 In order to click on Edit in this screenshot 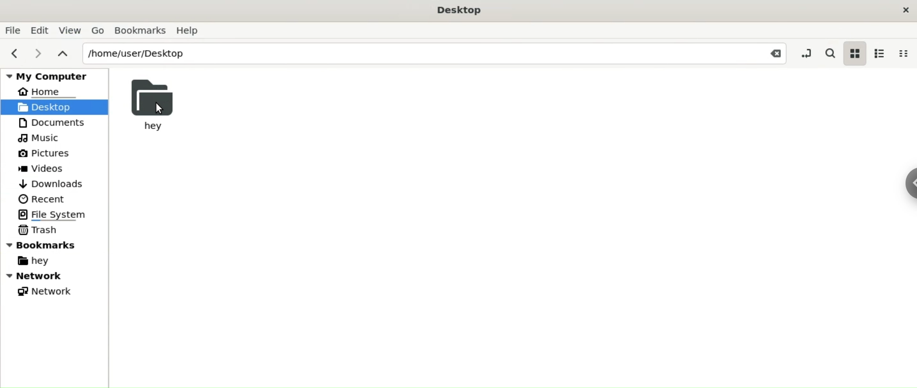, I will do `click(41, 30)`.